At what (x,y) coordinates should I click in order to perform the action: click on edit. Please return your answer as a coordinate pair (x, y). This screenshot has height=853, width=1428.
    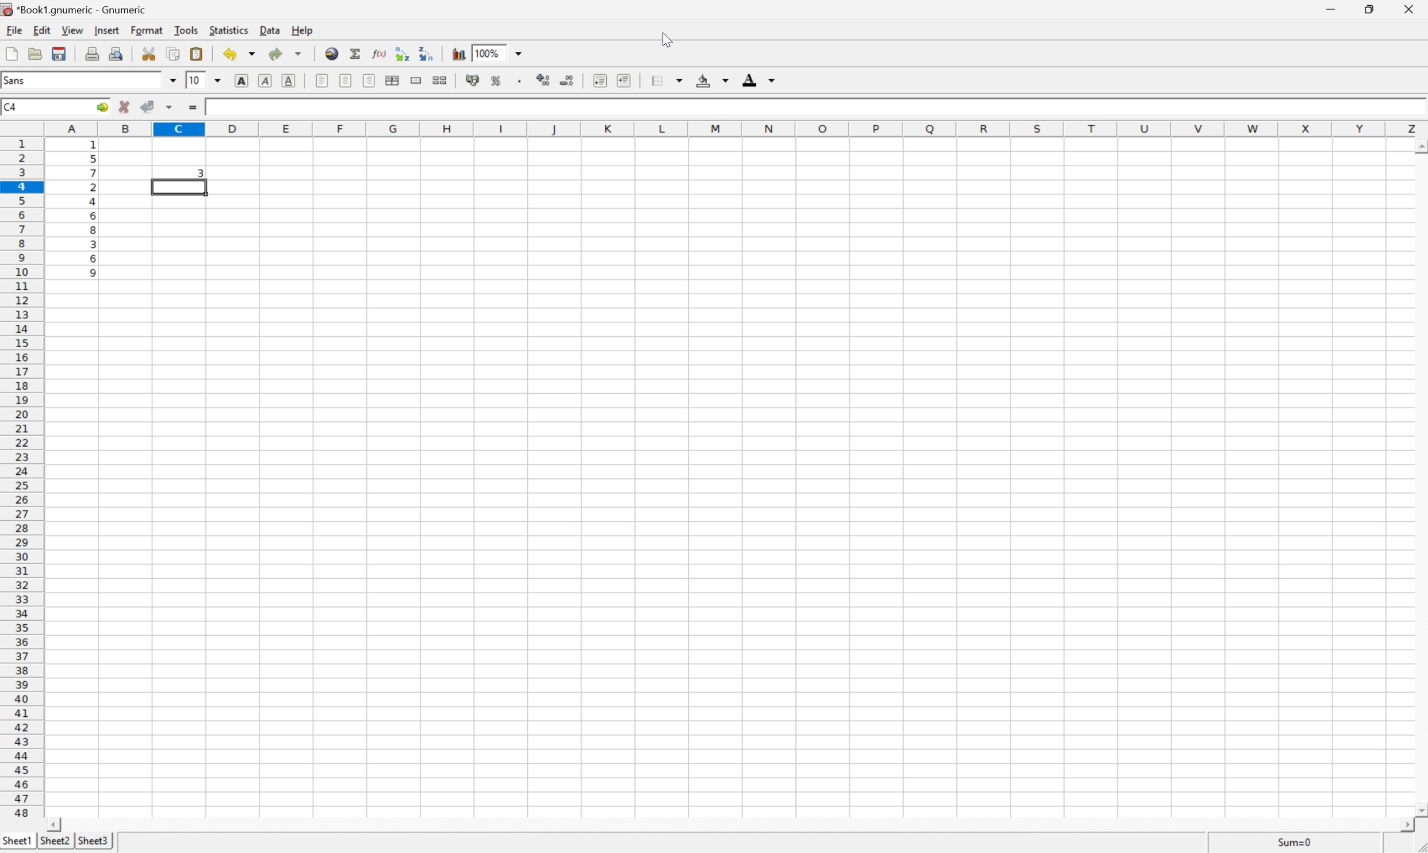
    Looking at the image, I should click on (41, 30).